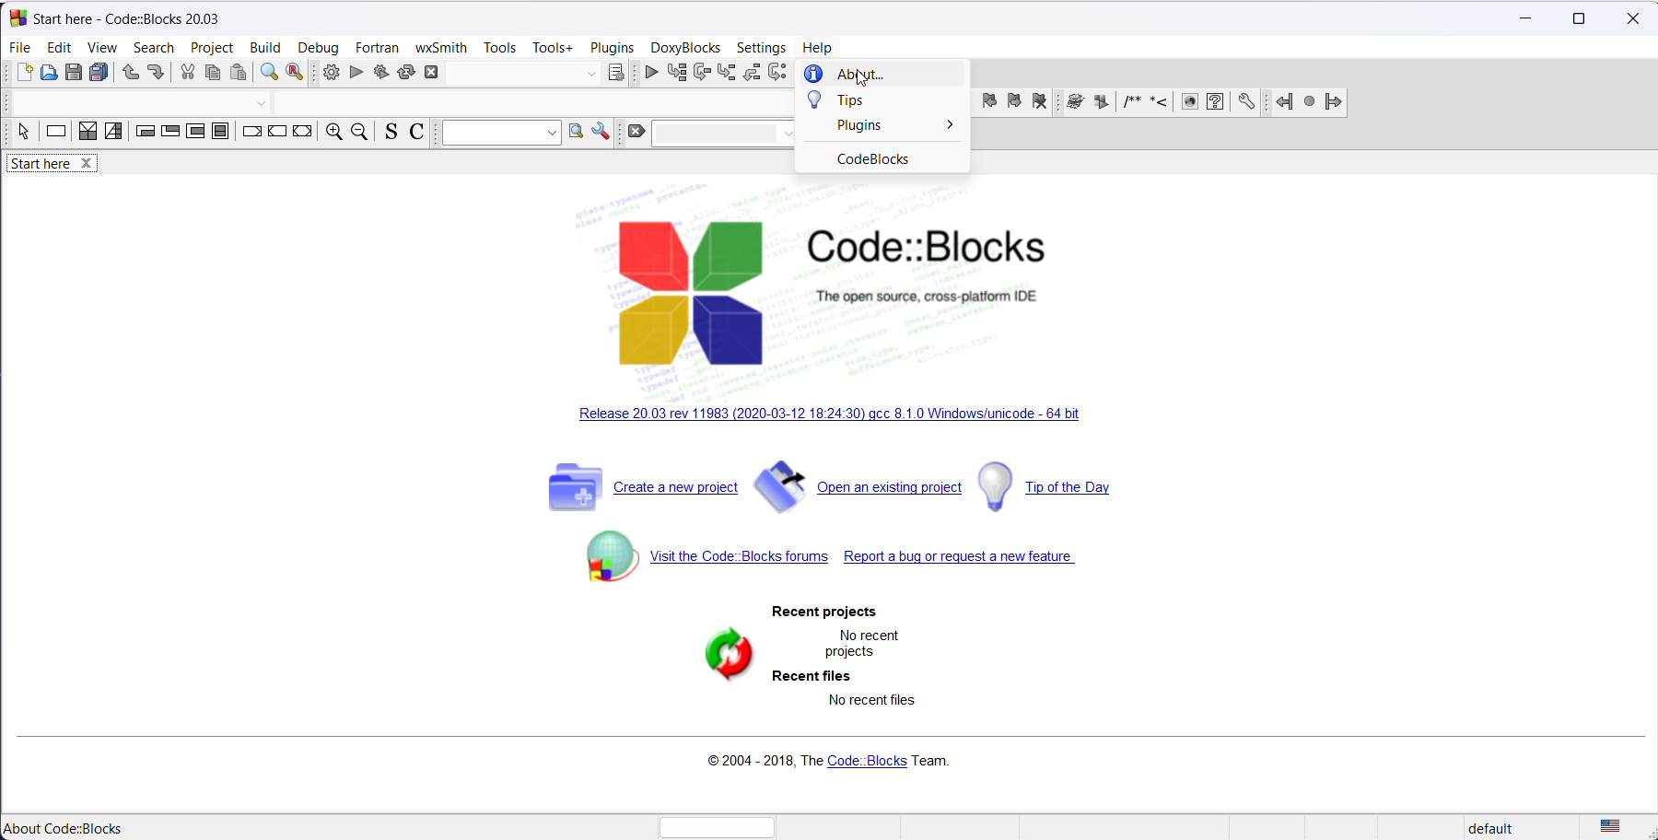 The height and width of the screenshot is (840, 1658). What do you see at coordinates (328, 74) in the screenshot?
I see `build` at bounding box center [328, 74].